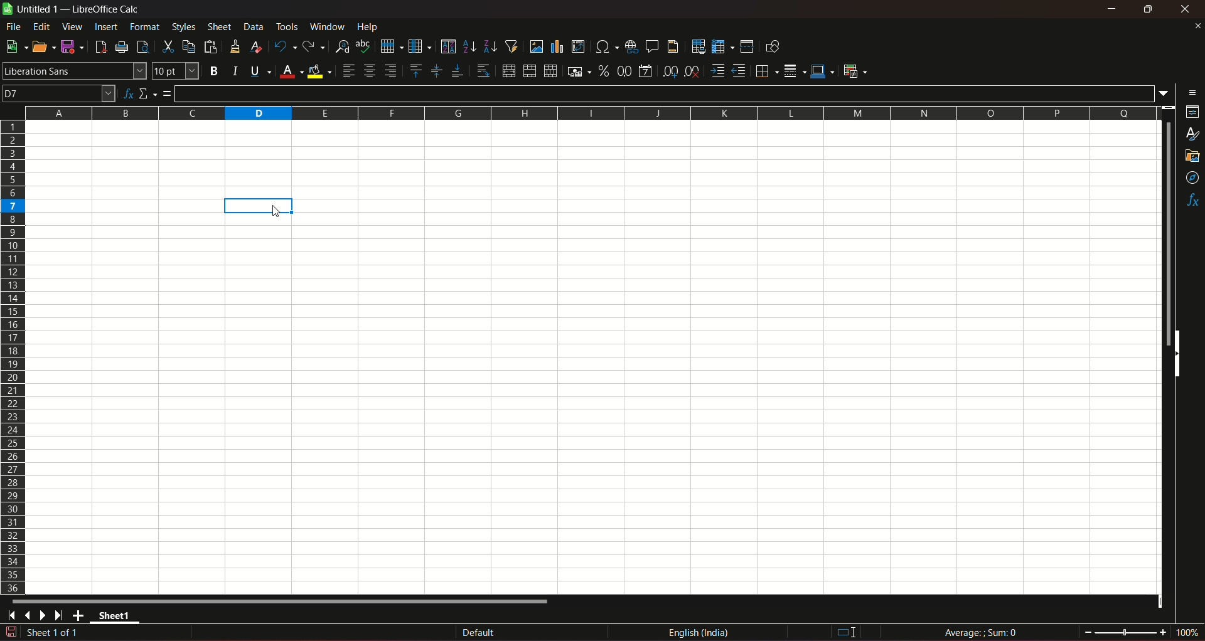  I want to click on border color, so click(823, 70).